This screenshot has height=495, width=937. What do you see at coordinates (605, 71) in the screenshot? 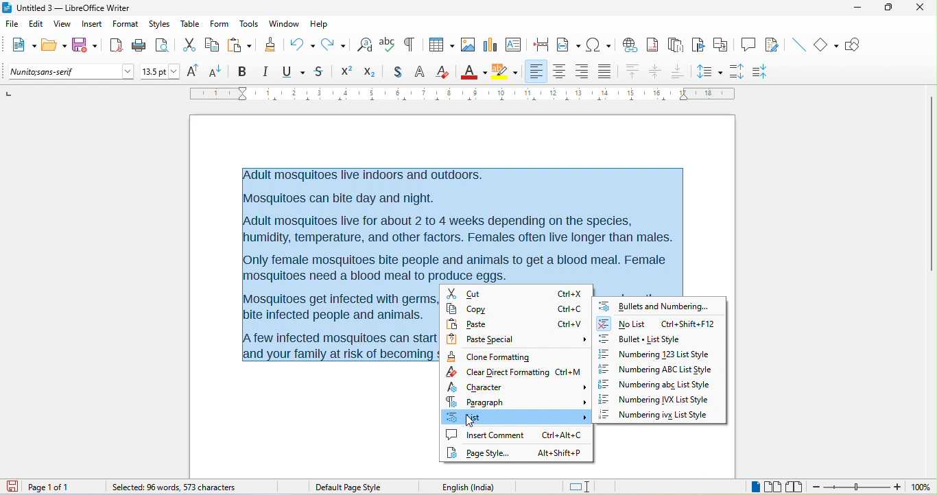
I see `justified` at bounding box center [605, 71].